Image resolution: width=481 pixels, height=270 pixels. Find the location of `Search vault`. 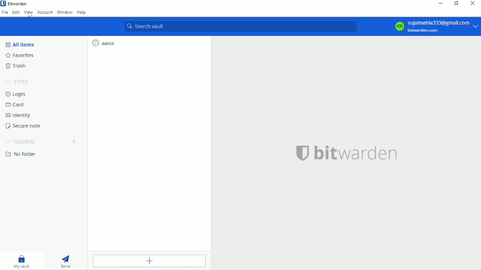

Search vault is located at coordinates (240, 26).